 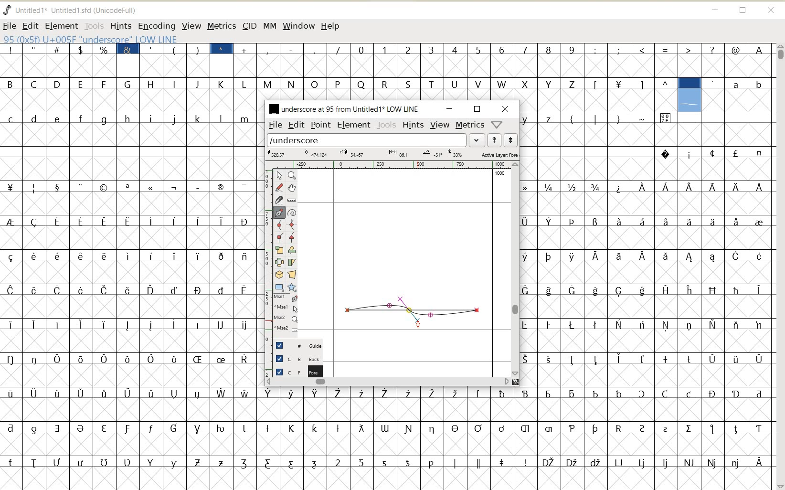 What do you see at coordinates (292, 275) in the screenshot?
I see `perform a perspective transformation on the selection` at bounding box center [292, 275].